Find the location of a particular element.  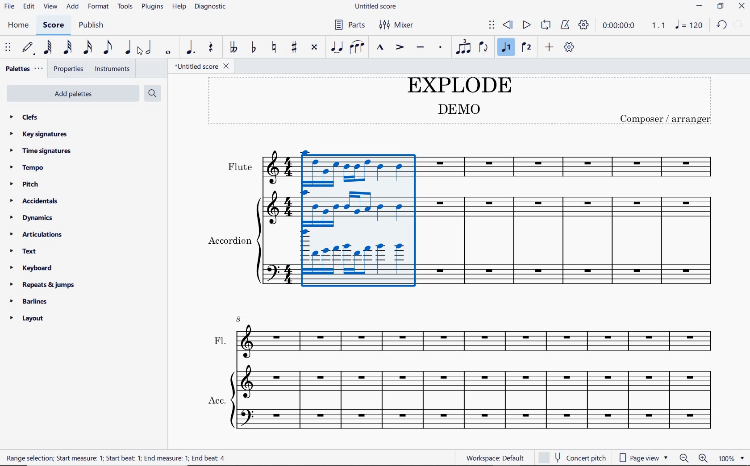

voice 2 is located at coordinates (524, 47).